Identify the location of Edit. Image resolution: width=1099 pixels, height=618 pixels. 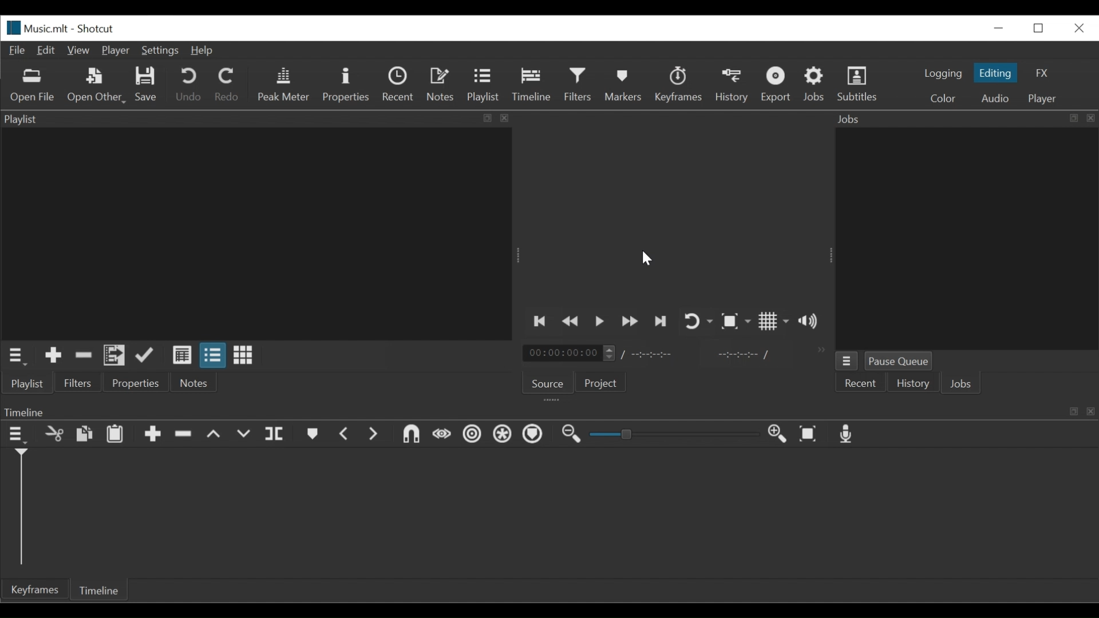
(47, 52).